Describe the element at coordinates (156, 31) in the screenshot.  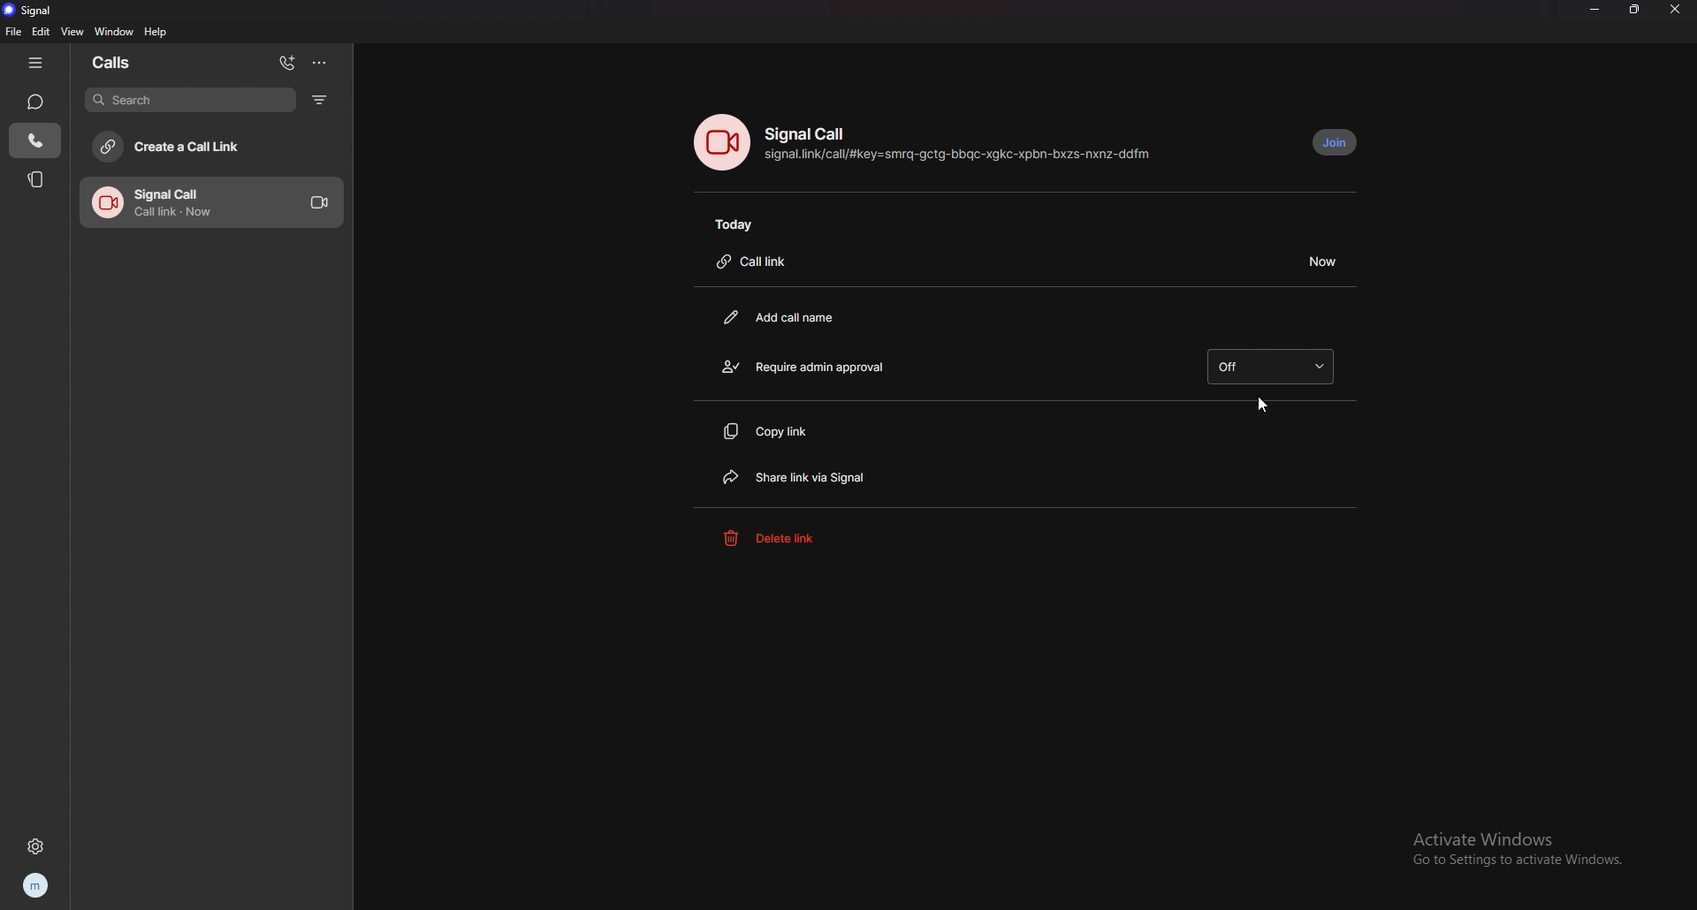
I see `help` at that location.